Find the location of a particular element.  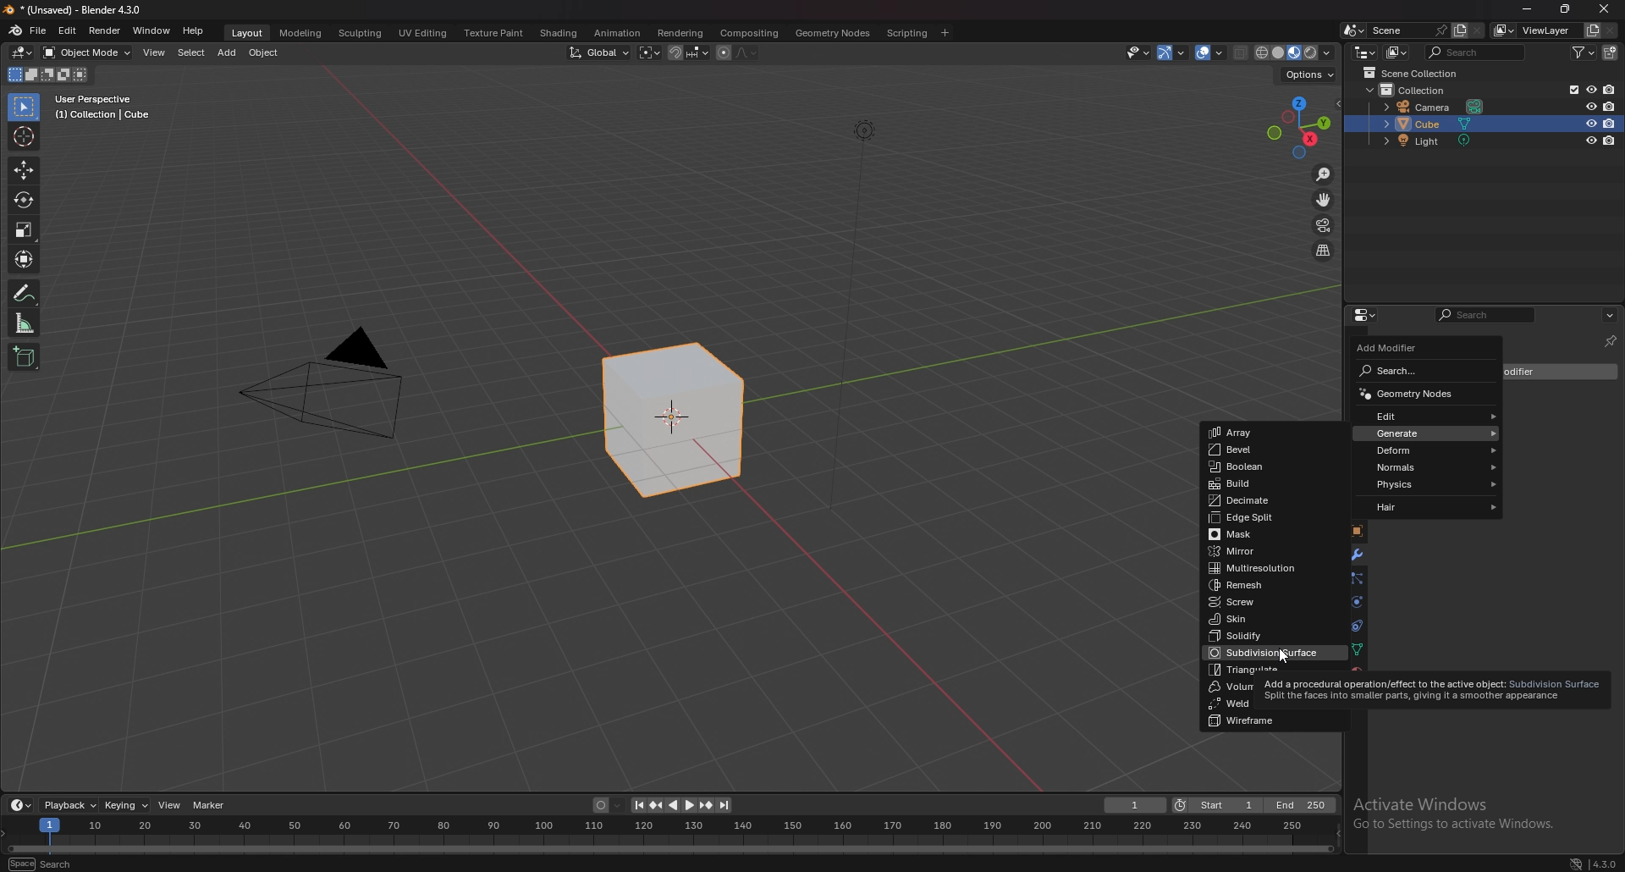

camera view is located at coordinates (1324, 226).